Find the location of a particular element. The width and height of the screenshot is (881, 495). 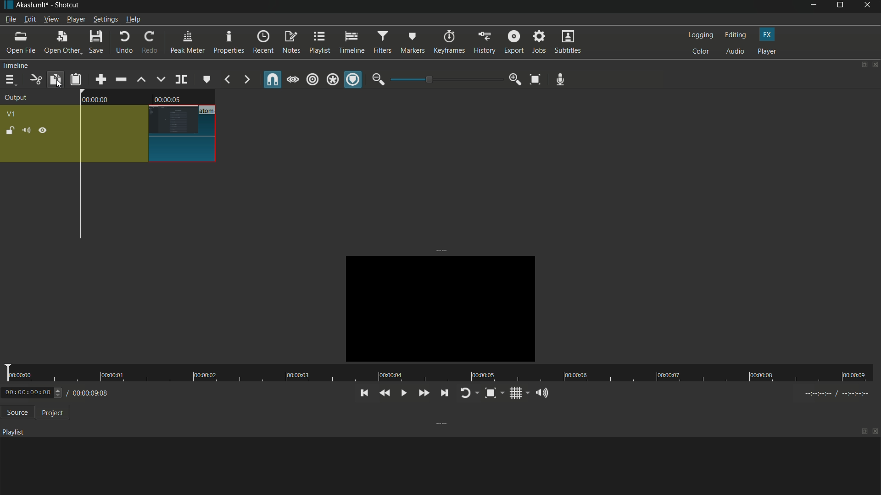

copy is located at coordinates (55, 79).